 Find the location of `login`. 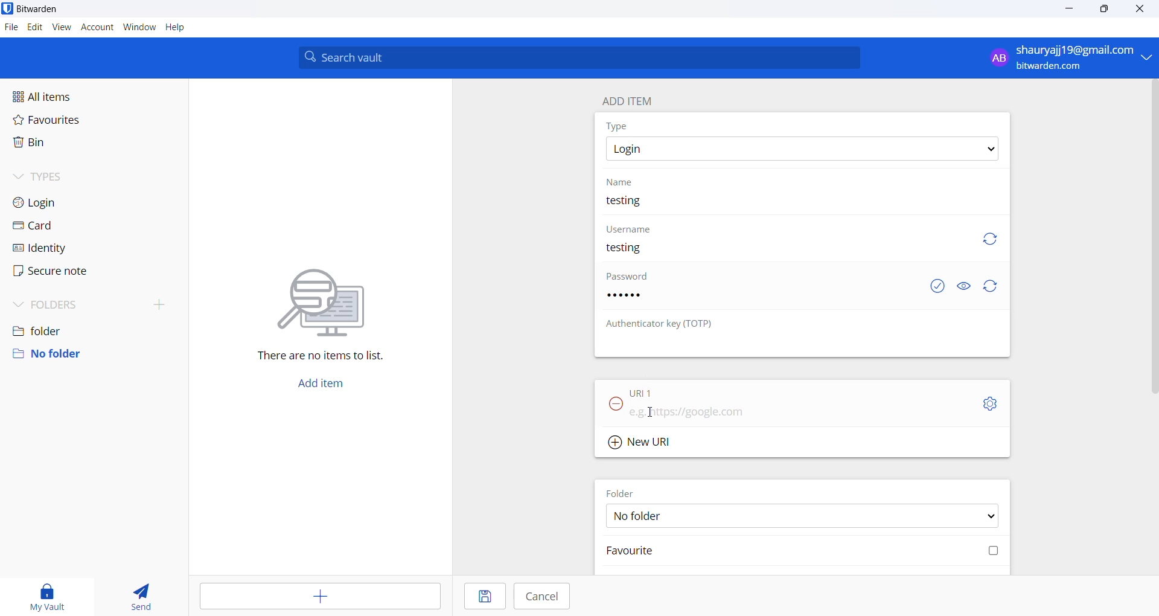

login is located at coordinates (63, 203).